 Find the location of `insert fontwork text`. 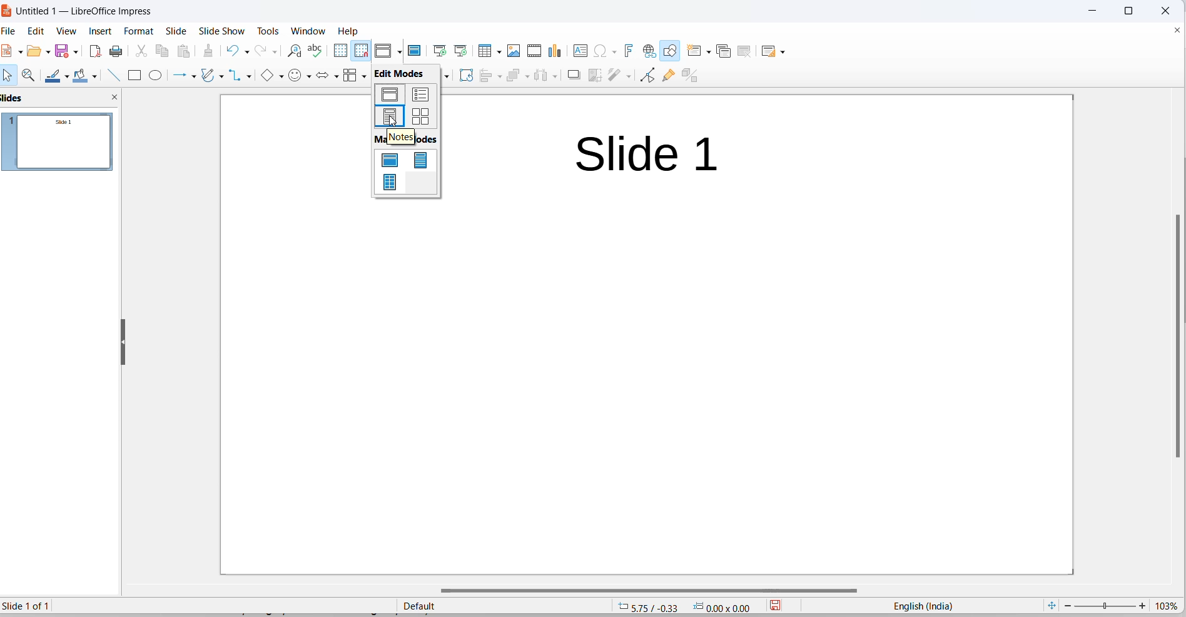

insert fontwork text is located at coordinates (630, 51).